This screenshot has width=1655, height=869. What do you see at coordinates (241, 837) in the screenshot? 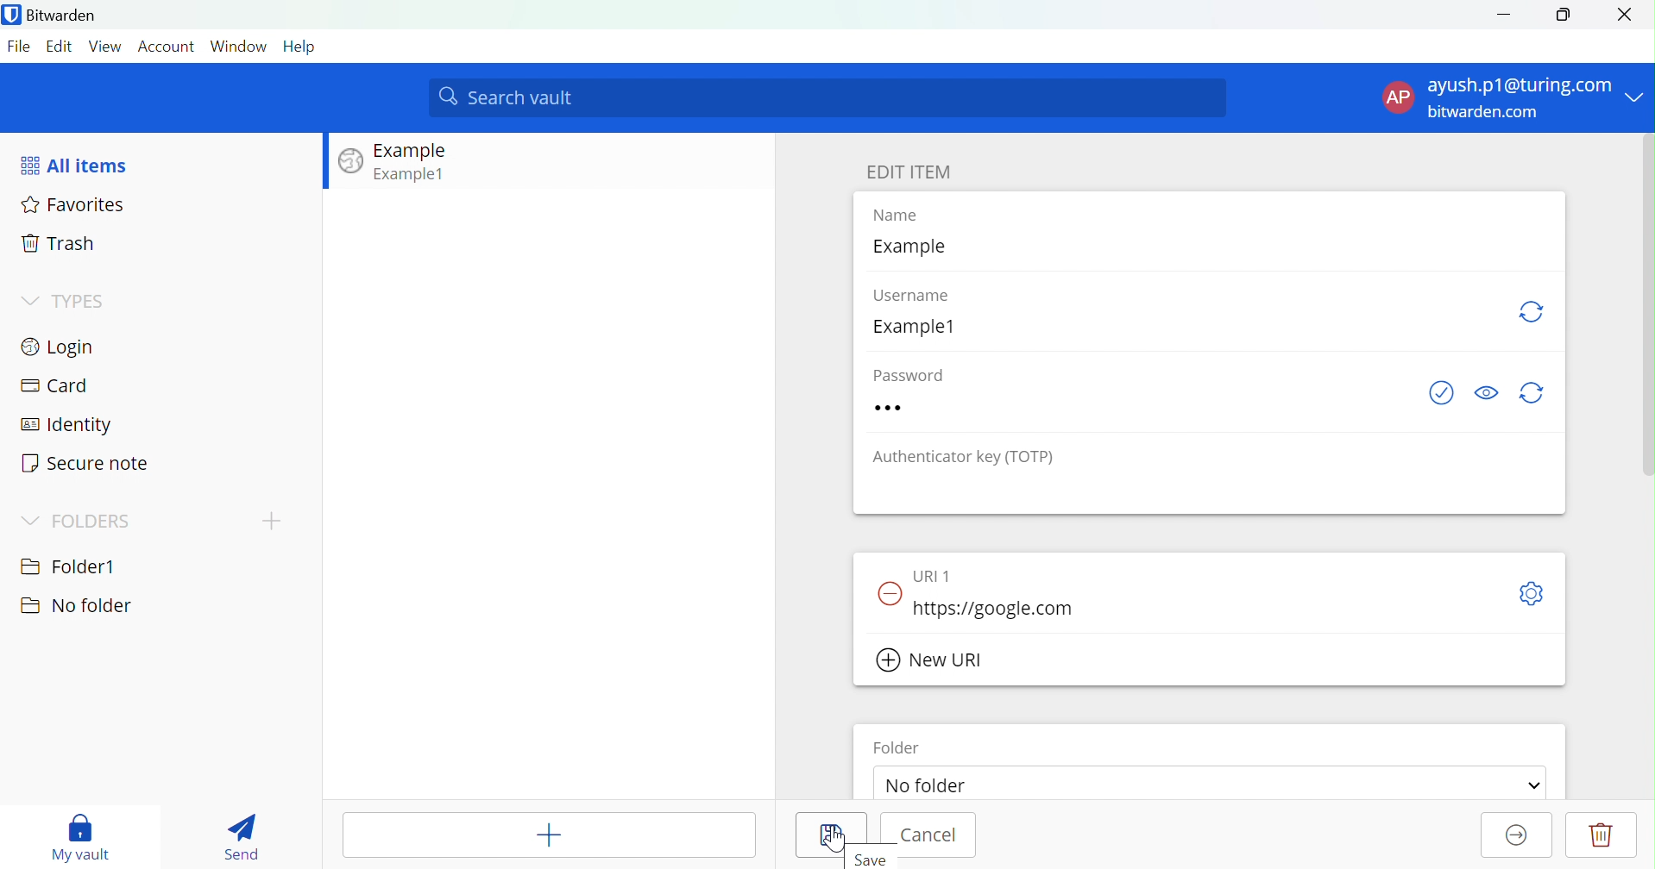
I see `Send` at bounding box center [241, 837].